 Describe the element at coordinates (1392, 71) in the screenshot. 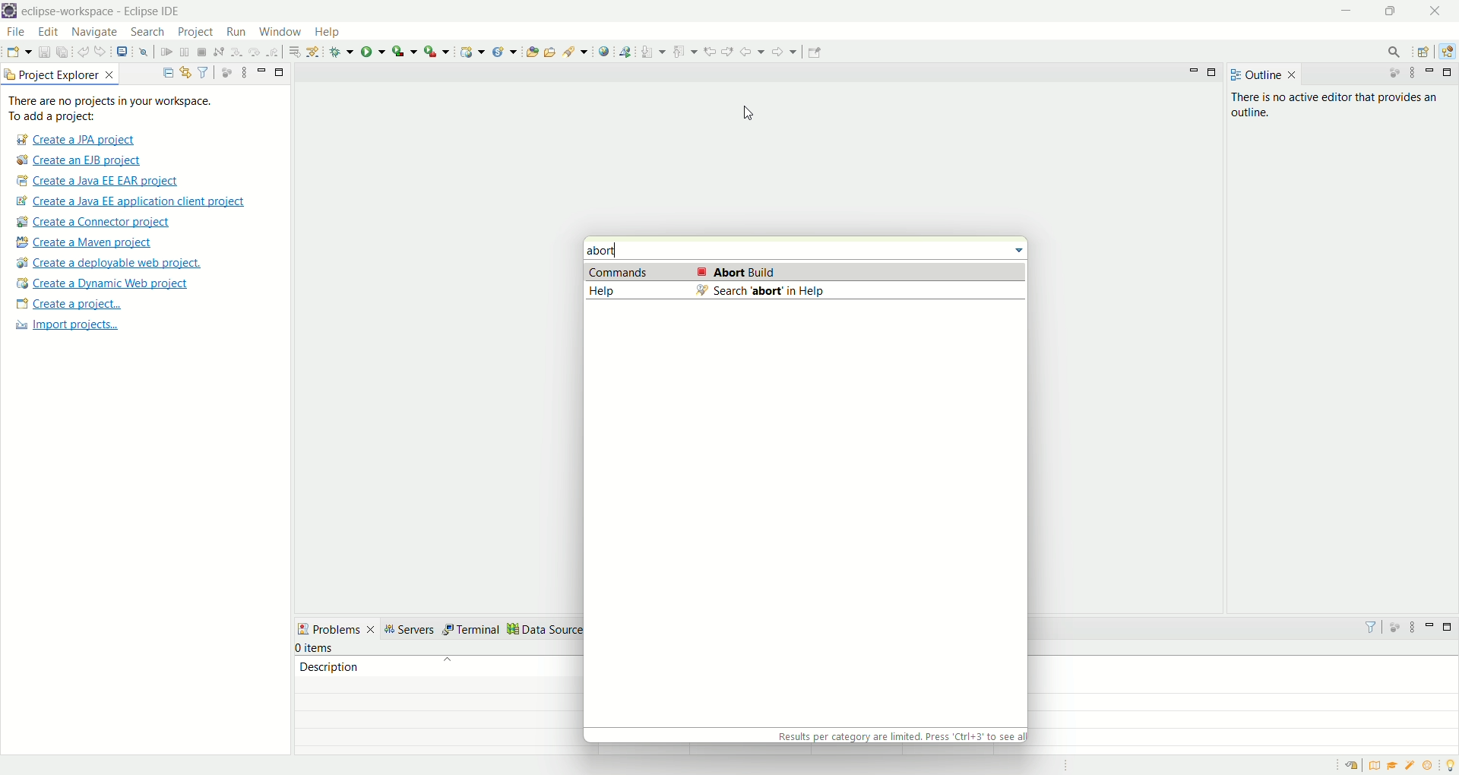

I see `focus on active task` at that location.